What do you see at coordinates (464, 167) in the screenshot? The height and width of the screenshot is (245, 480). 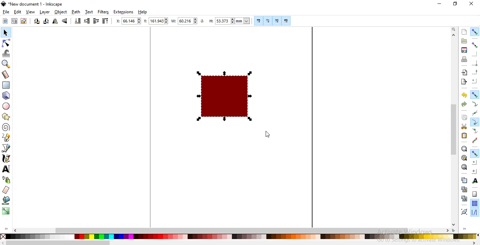 I see `zoom to fit page` at bounding box center [464, 167].